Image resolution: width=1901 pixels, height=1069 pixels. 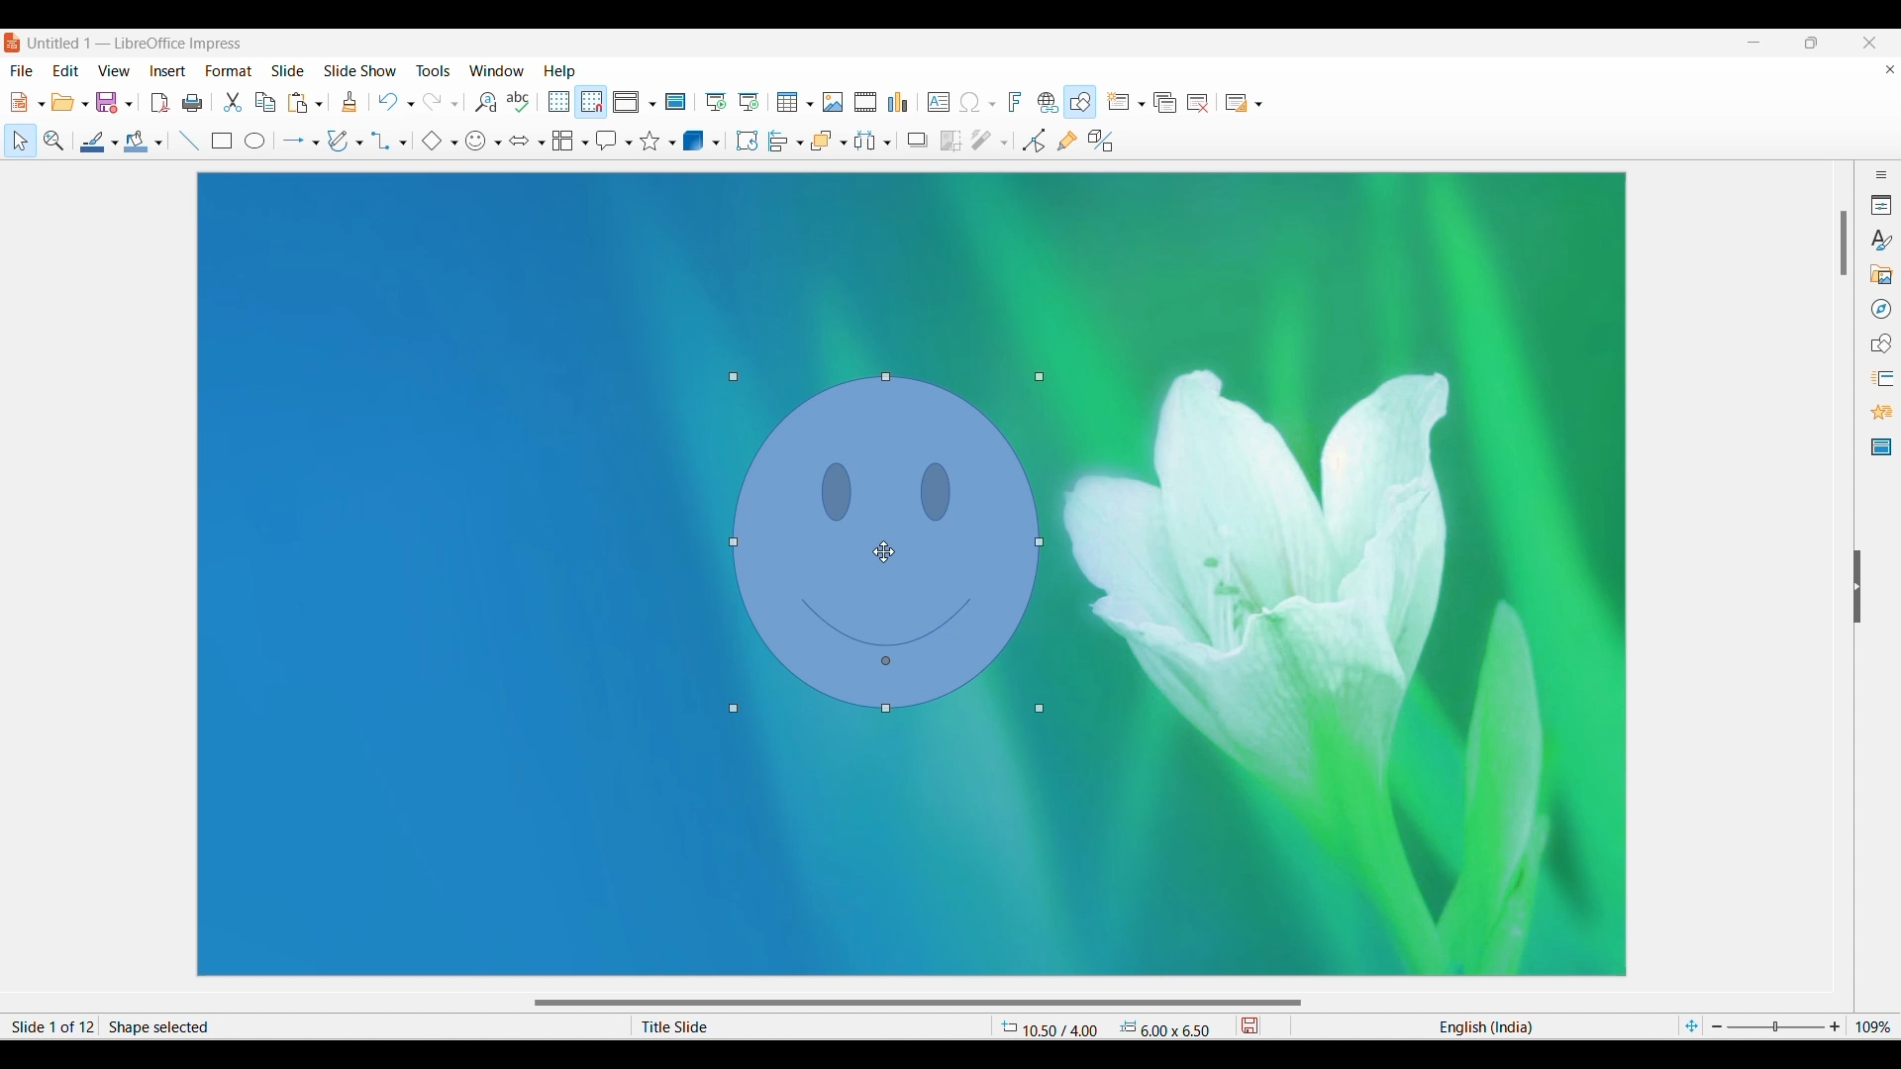 What do you see at coordinates (1484, 1026) in the screenshot?
I see `English (India)` at bounding box center [1484, 1026].